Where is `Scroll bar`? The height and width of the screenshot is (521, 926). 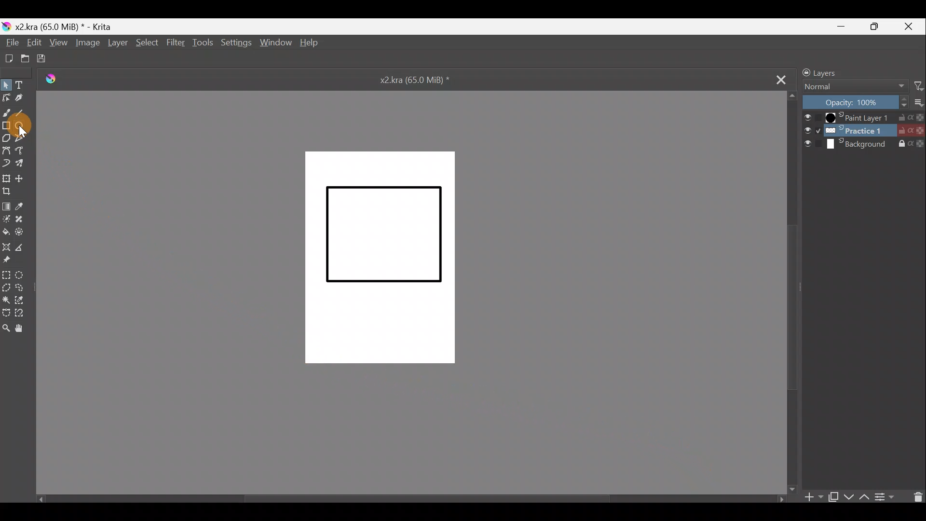
Scroll bar is located at coordinates (793, 292).